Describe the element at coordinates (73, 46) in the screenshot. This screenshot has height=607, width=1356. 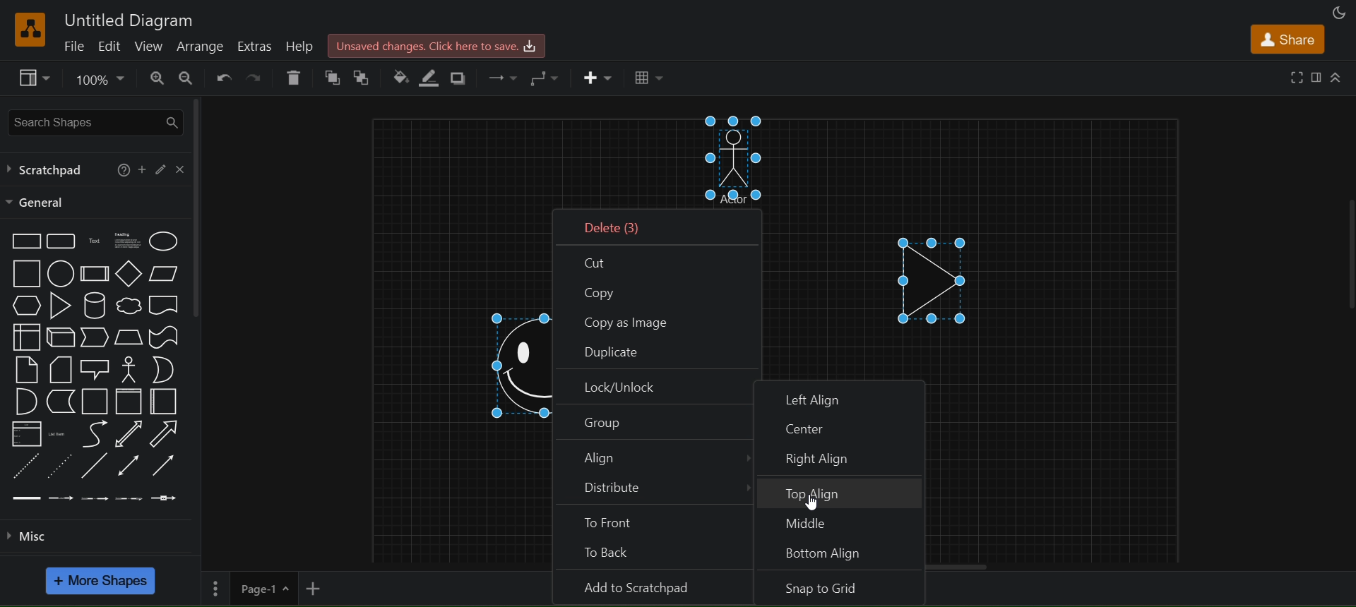
I see `file` at that location.